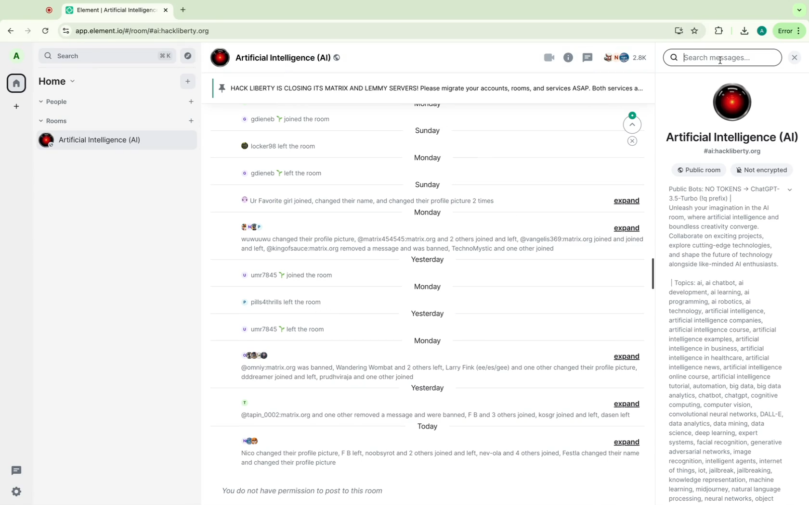 This screenshot has width=809, height=505. I want to click on new tab, so click(182, 11).